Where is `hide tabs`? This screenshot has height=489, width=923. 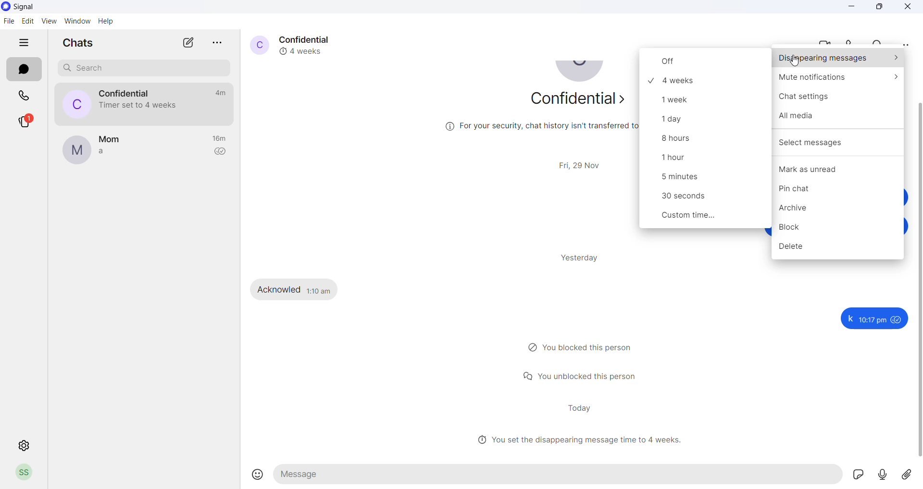 hide tabs is located at coordinates (23, 45).